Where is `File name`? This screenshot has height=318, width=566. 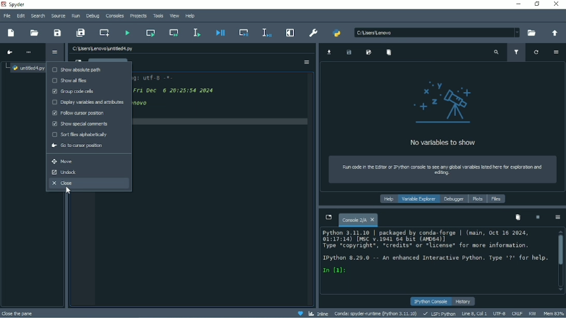
File name is located at coordinates (103, 48).